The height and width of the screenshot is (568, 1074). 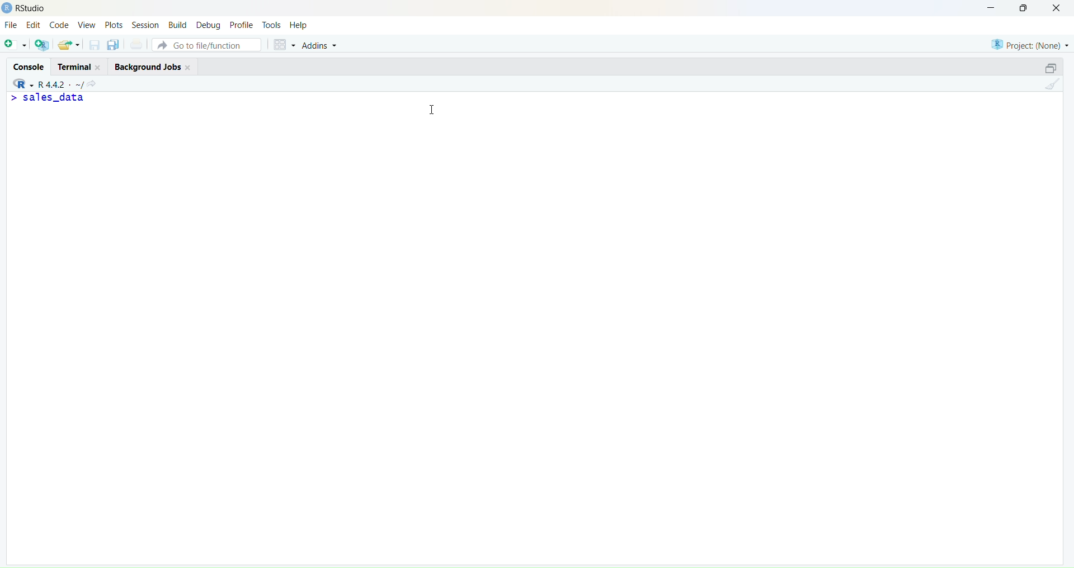 What do you see at coordinates (43, 46) in the screenshot?
I see `add multiple scripts` at bounding box center [43, 46].